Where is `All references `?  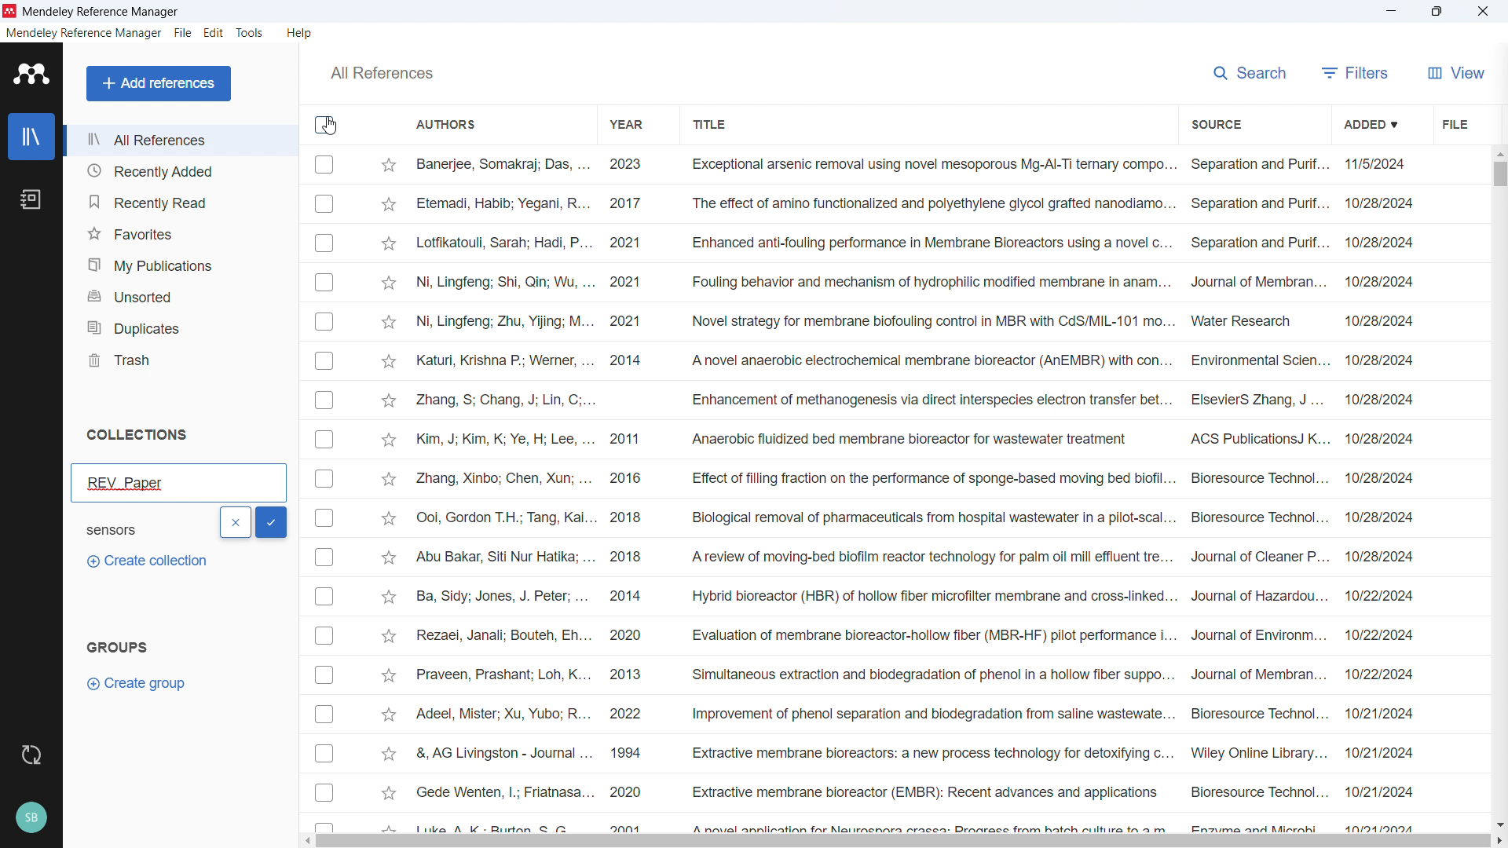 All references  is located at coordinates (381, 73).